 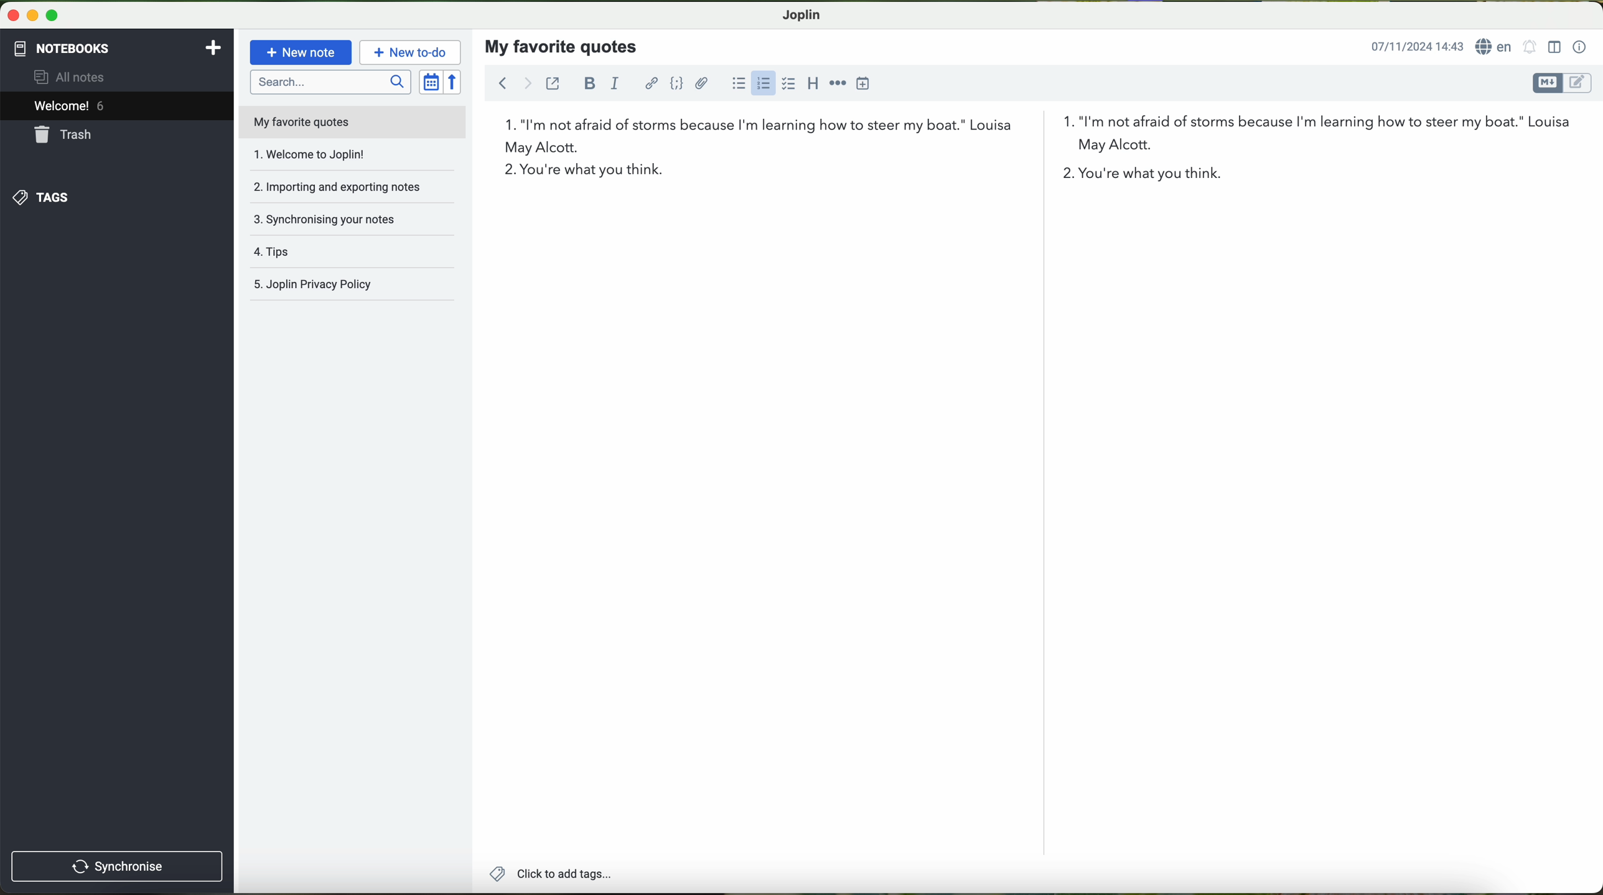 What do you see at coordinates (866, 83) in the screenshot?
I see `insert time` at bounding box center [866, 83].